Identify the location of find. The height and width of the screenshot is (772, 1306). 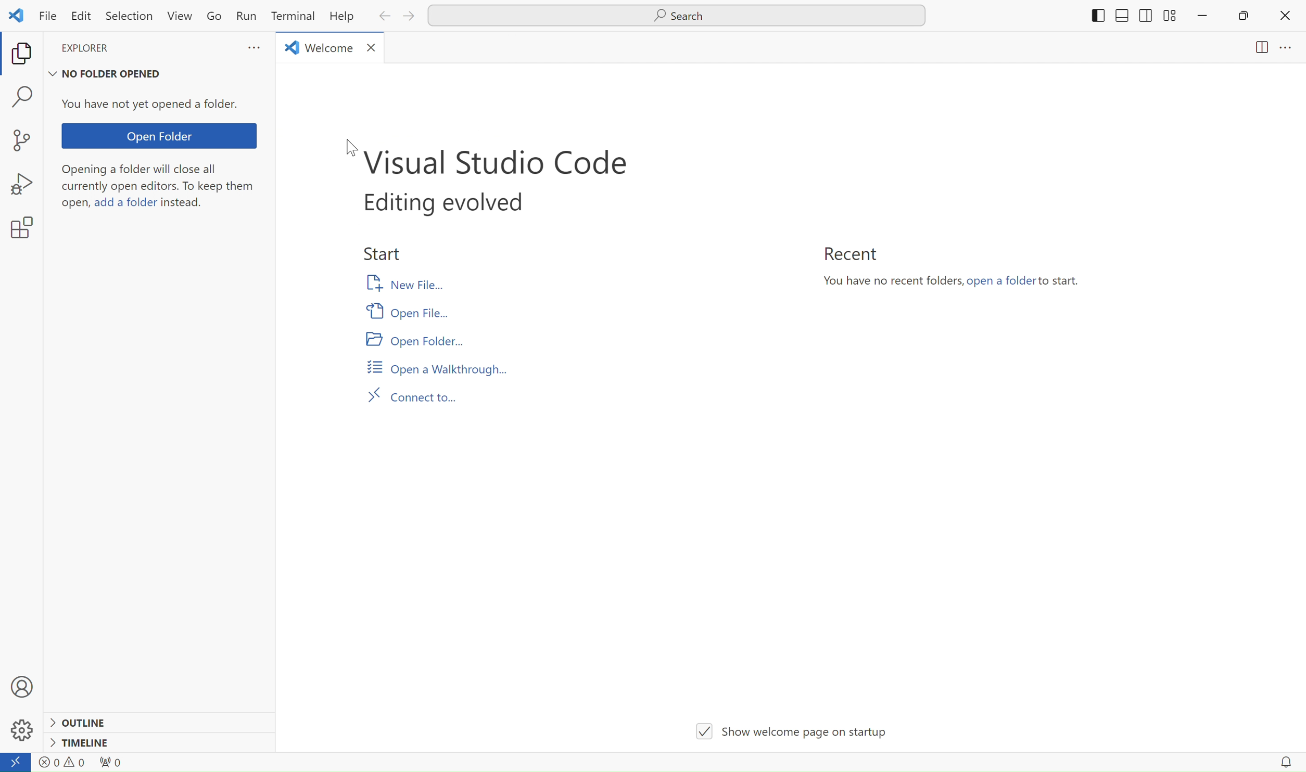
(27, 98).